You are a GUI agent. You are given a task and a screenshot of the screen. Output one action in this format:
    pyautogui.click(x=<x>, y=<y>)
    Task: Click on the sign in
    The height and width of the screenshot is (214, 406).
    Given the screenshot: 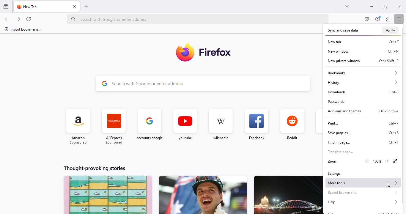 What is the action you would take?
    pyautogui.click(x=391, y=30)
    